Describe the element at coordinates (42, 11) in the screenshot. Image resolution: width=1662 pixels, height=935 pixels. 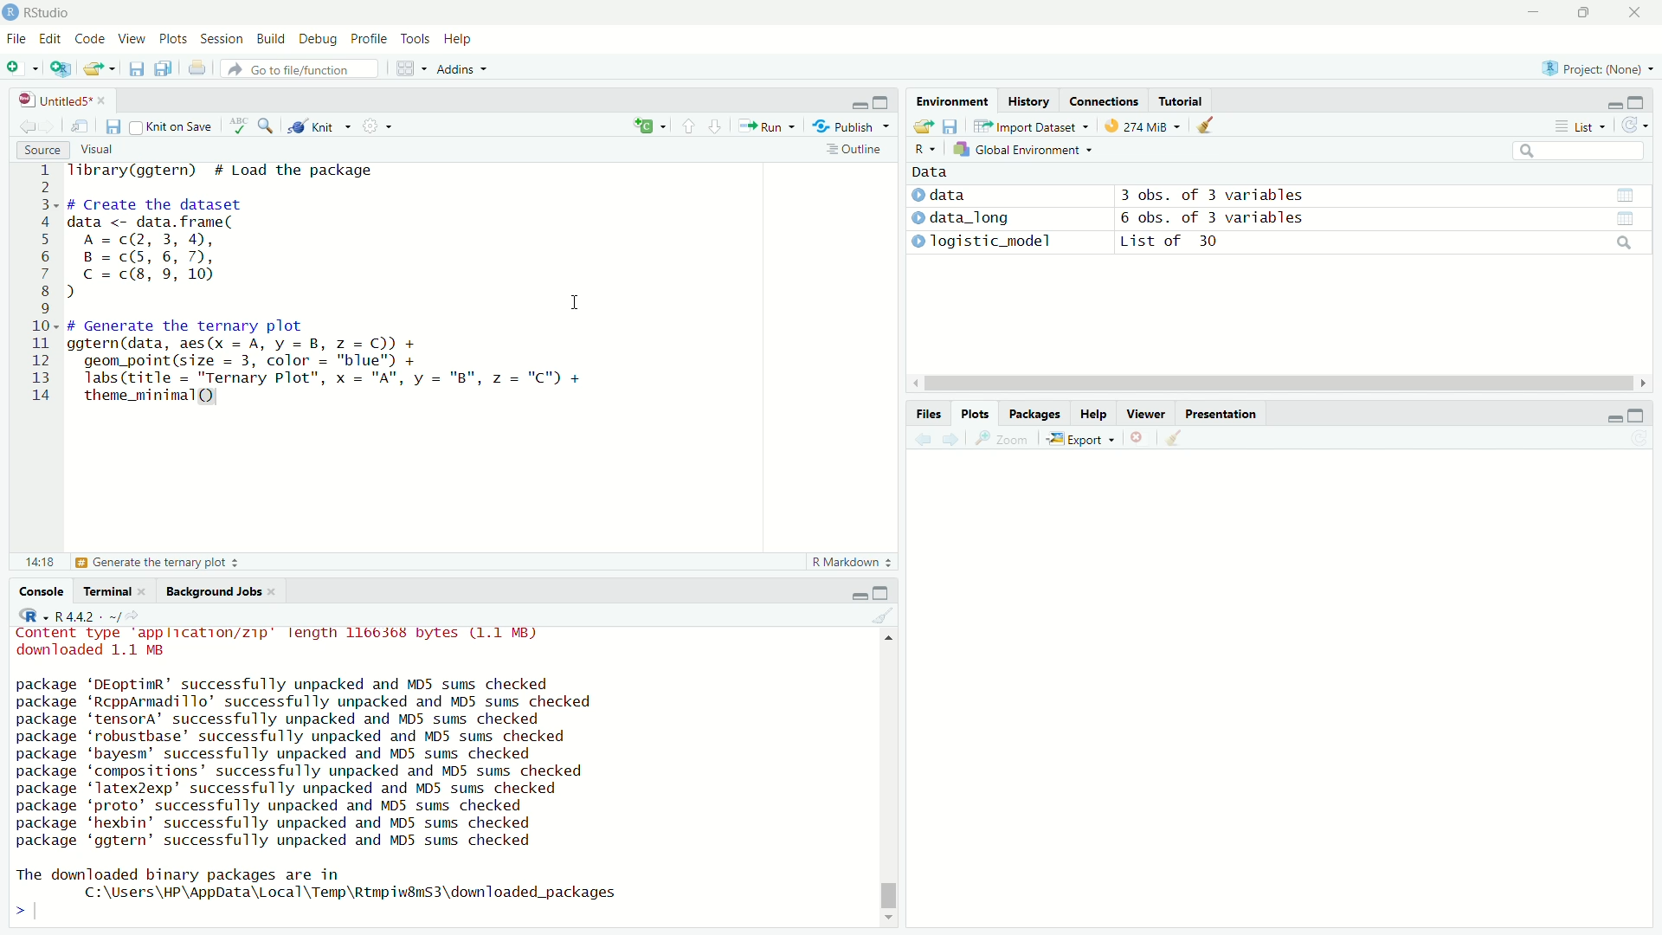
I see `RStudio` at that location.